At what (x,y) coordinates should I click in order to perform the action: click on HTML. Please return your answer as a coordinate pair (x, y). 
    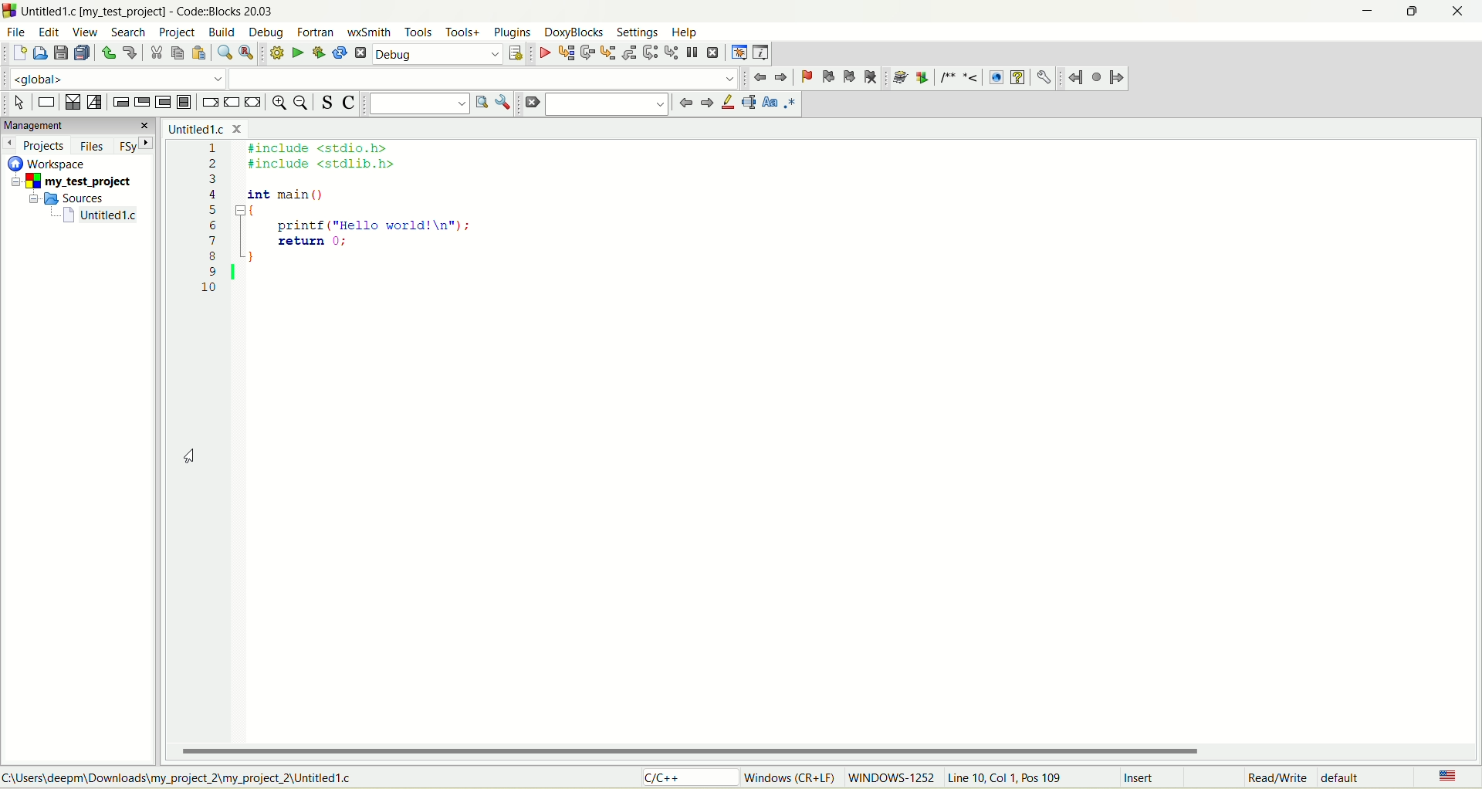
    Looking at the image, I should click on (993, 76).